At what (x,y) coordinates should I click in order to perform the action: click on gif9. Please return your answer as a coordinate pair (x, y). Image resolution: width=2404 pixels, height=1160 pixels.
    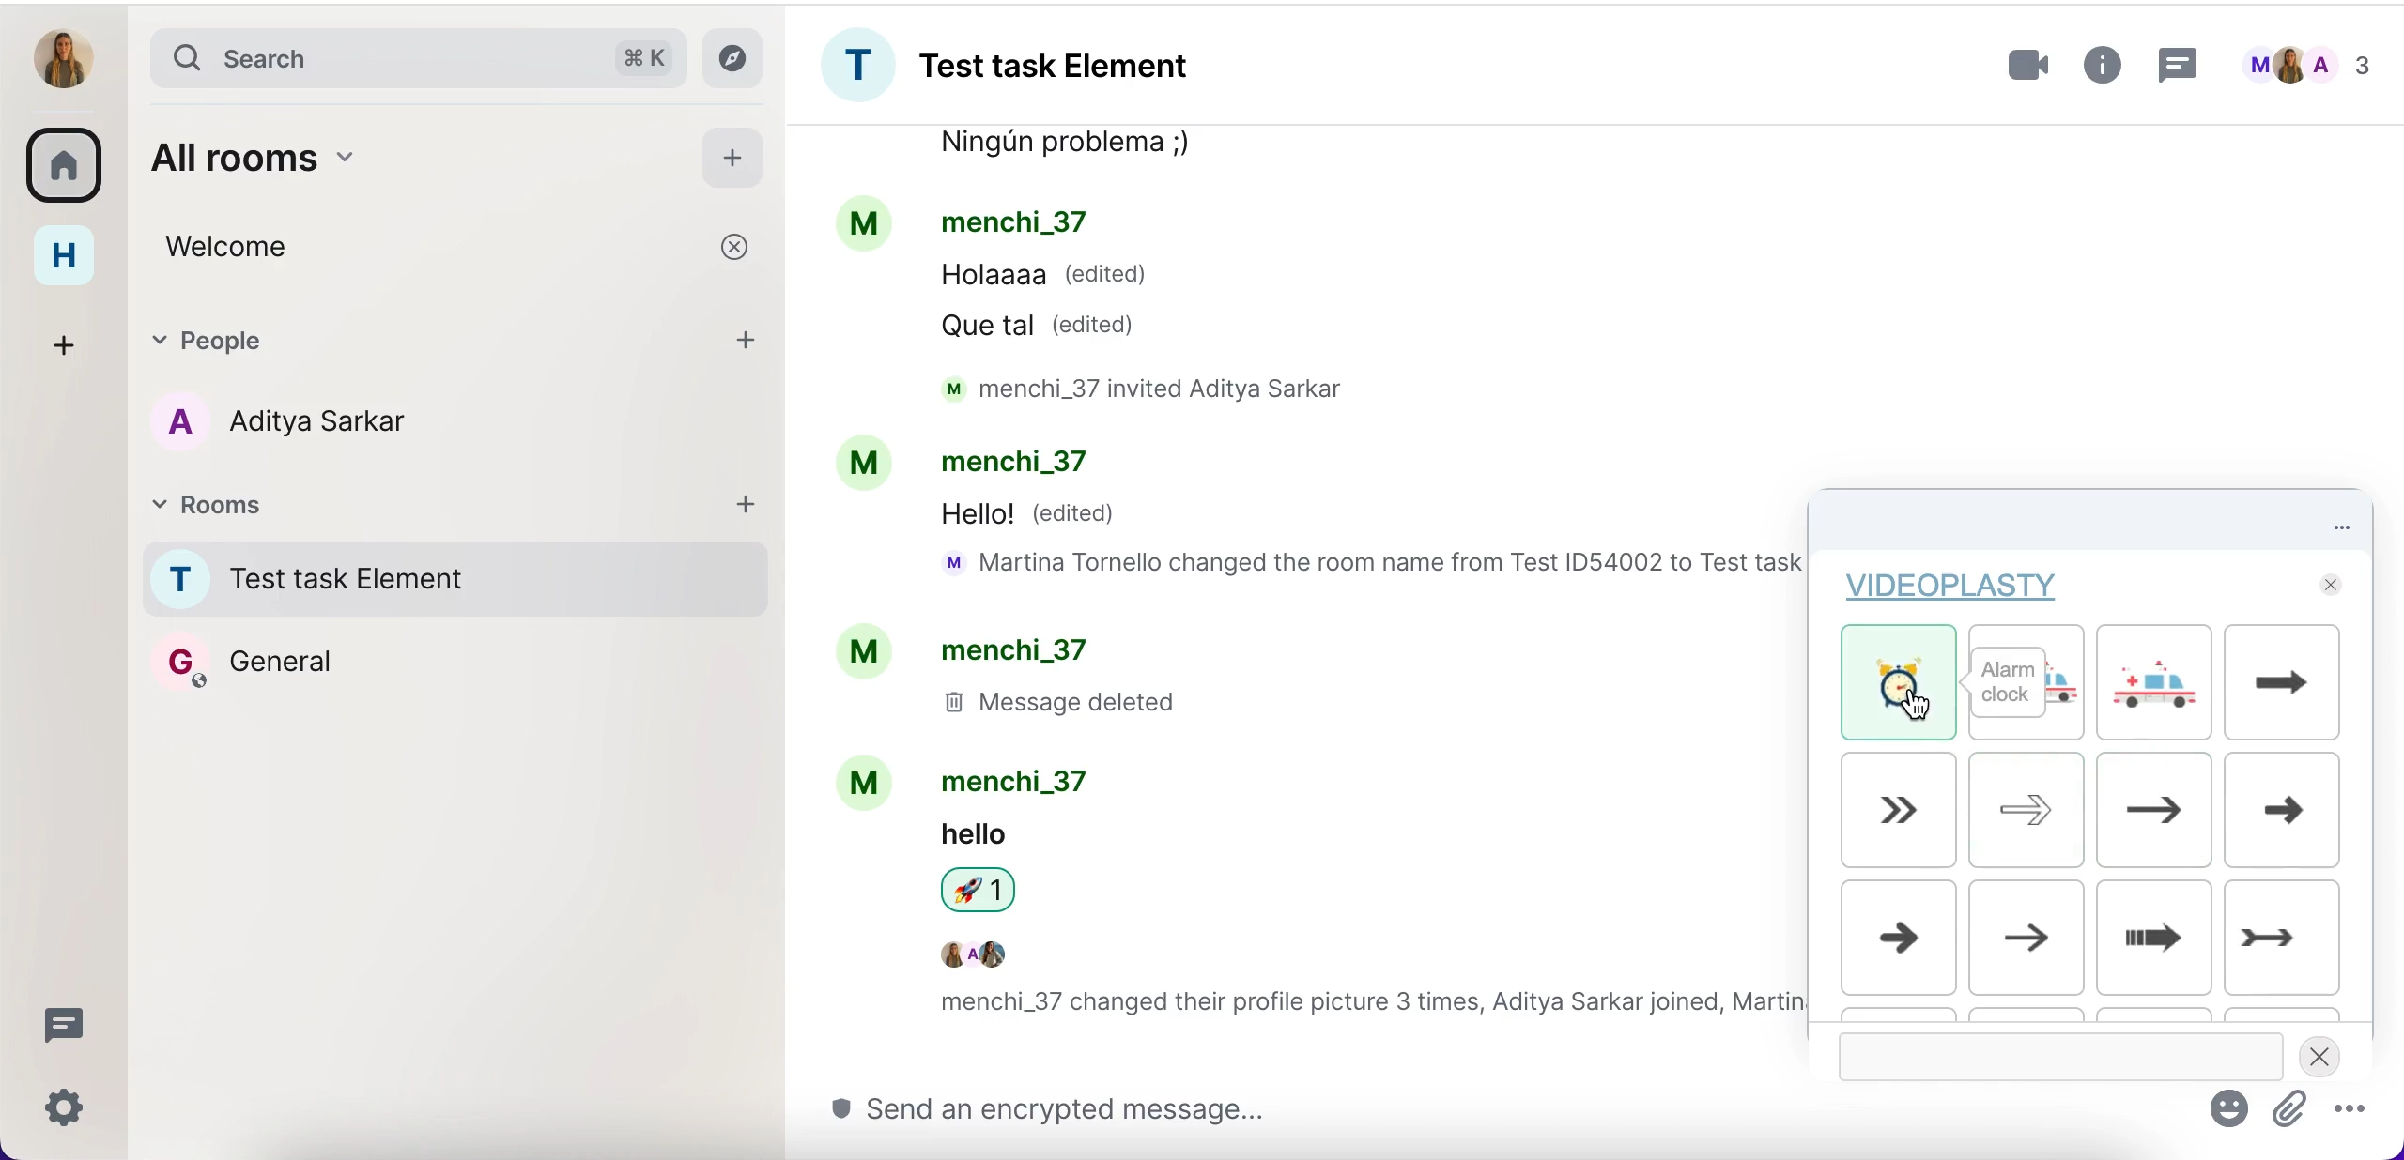
    Looking at the image, I should click on (1895, 937).